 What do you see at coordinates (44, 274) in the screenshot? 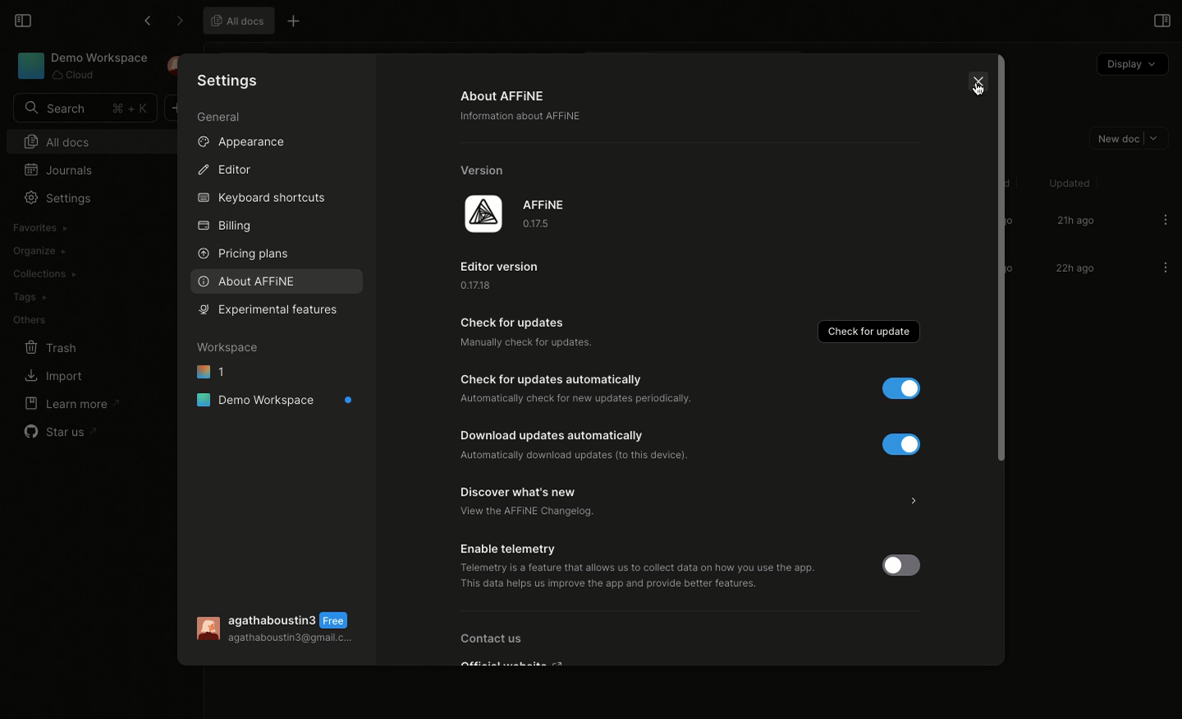
I see `Collections` at bounding box center [44, 274].